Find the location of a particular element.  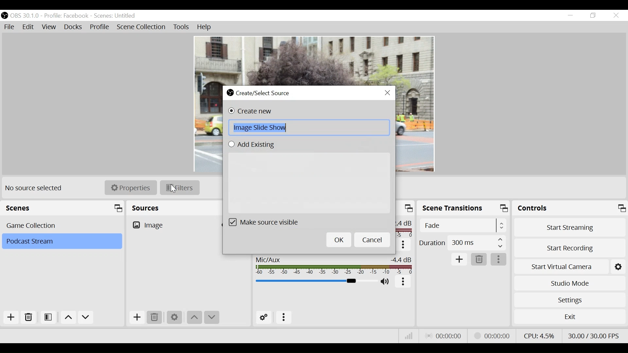

Controls is located at coordinates (570, 209).